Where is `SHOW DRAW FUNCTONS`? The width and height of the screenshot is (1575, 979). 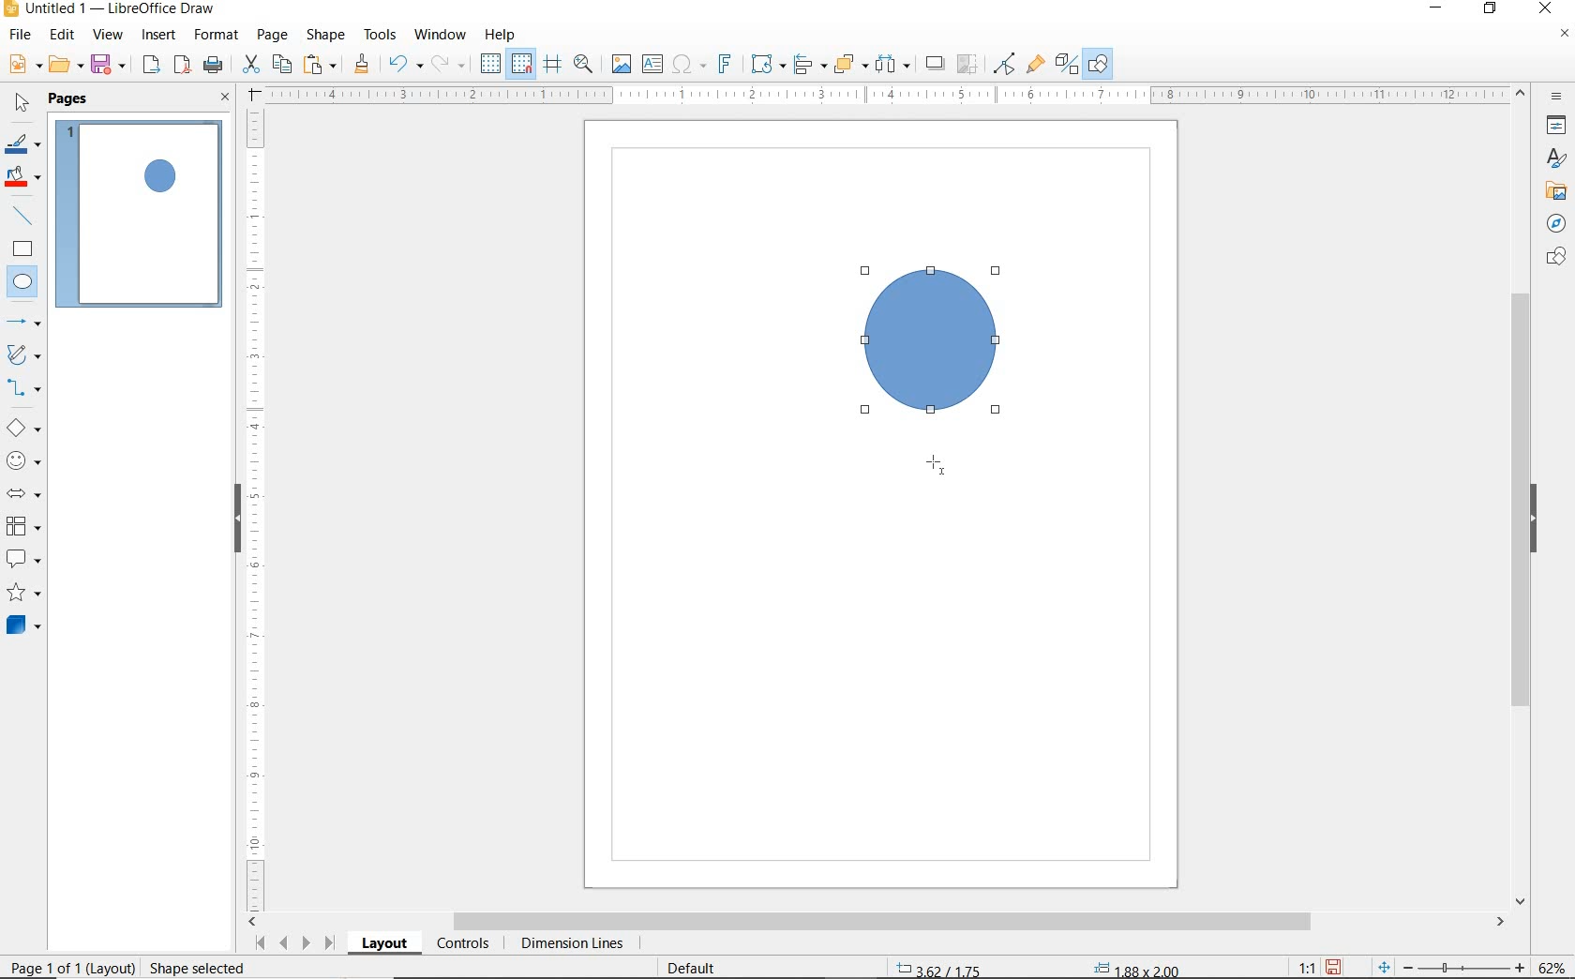
SHOW DRAW FUNCTONS is located at coordinates (1098, 64).